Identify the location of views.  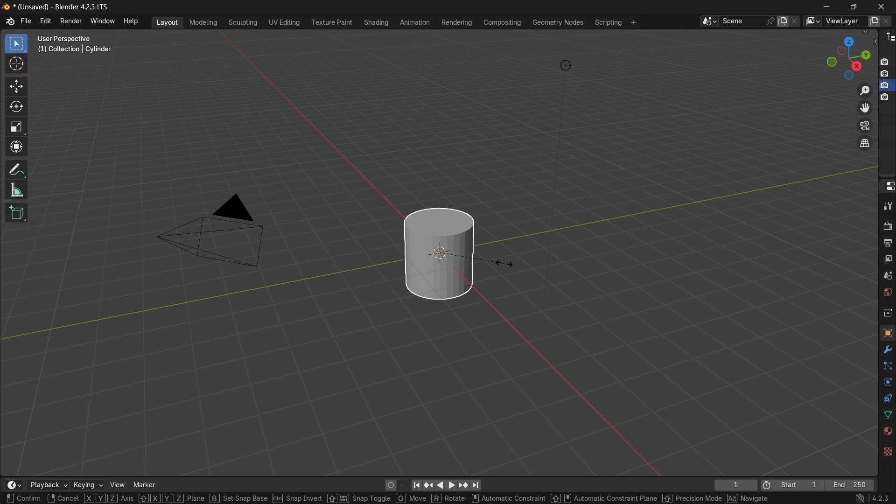
(812, 21).